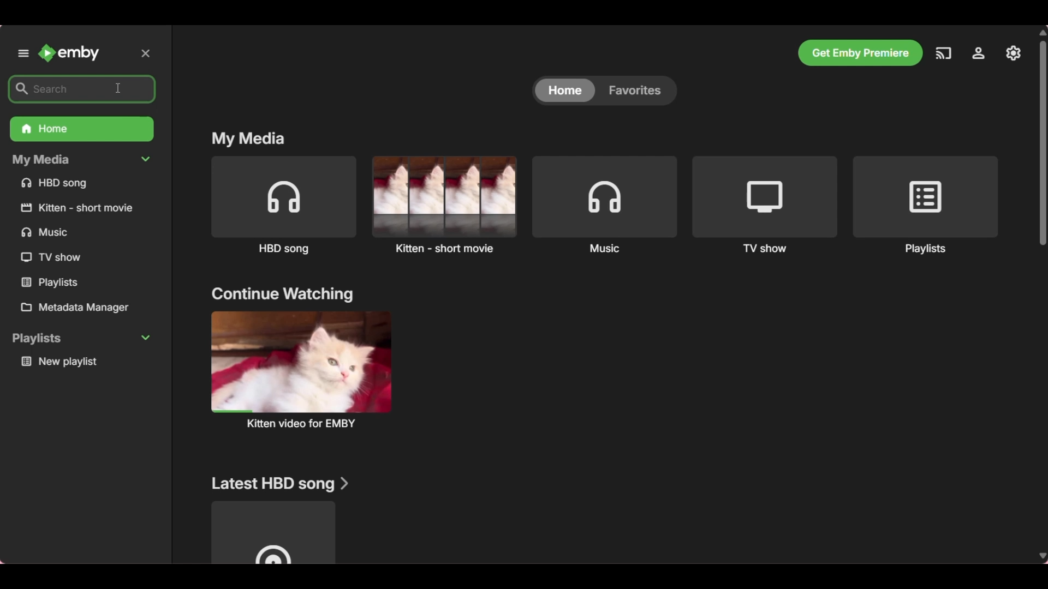 This screenshot has height=589, width=1048. What do you see at coordinates (250, 139) in the screenshot?
I see `My media` at bounding box center [250, 139].